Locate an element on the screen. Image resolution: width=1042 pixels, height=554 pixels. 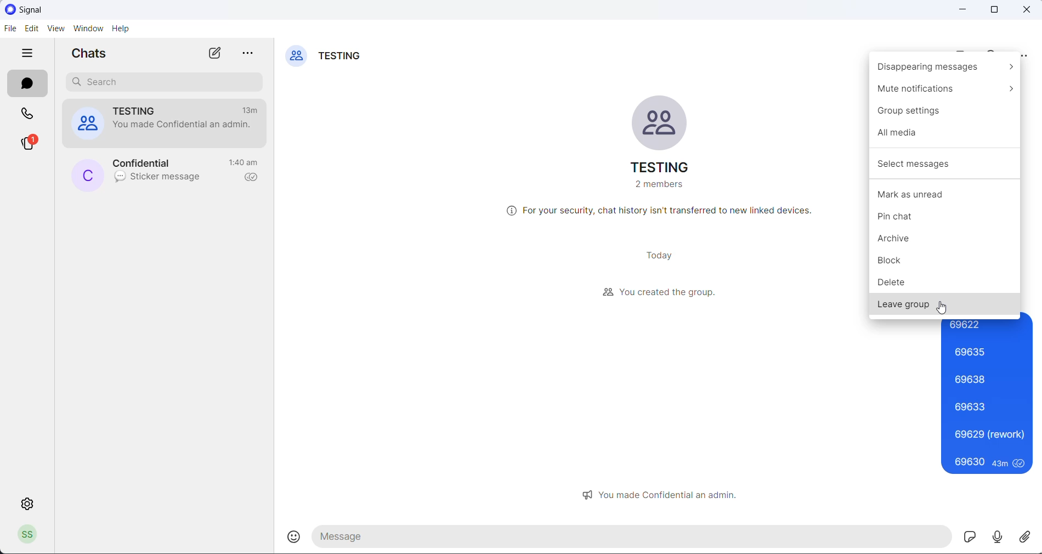
last message is located at coordinates (159, 179).